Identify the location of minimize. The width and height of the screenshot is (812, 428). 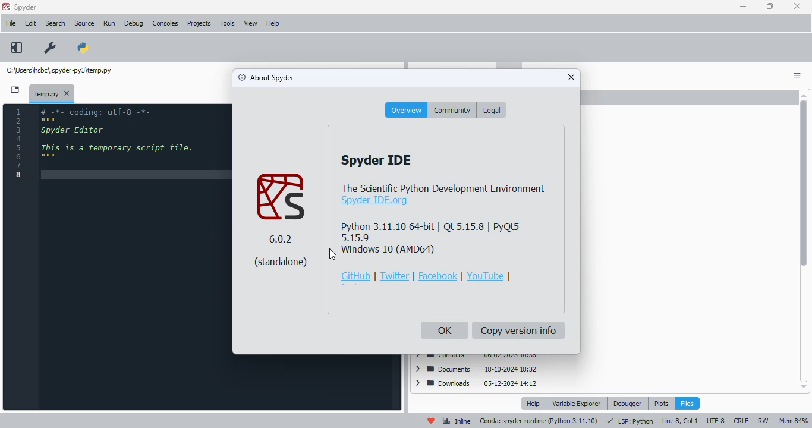
(1407, 14).